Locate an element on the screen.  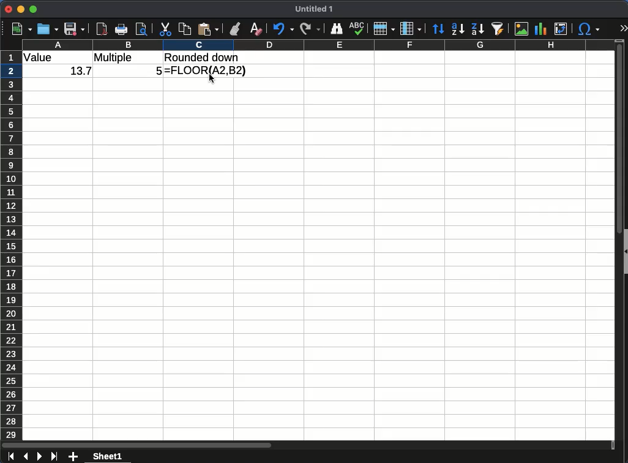
expand is located at coordinates (623, 28).